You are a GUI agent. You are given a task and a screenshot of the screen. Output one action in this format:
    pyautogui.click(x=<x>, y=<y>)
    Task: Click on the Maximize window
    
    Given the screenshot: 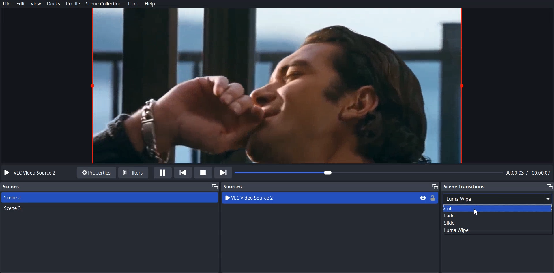 What is the action you would take?
    pyautogui.click(x=435, y=186)
    